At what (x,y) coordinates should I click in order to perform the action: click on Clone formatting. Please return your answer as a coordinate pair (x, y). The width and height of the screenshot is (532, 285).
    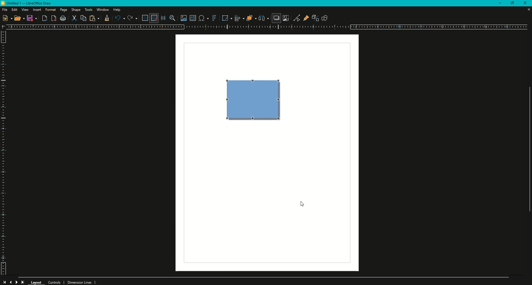
    Looking at the image, I should click on (106, 18).